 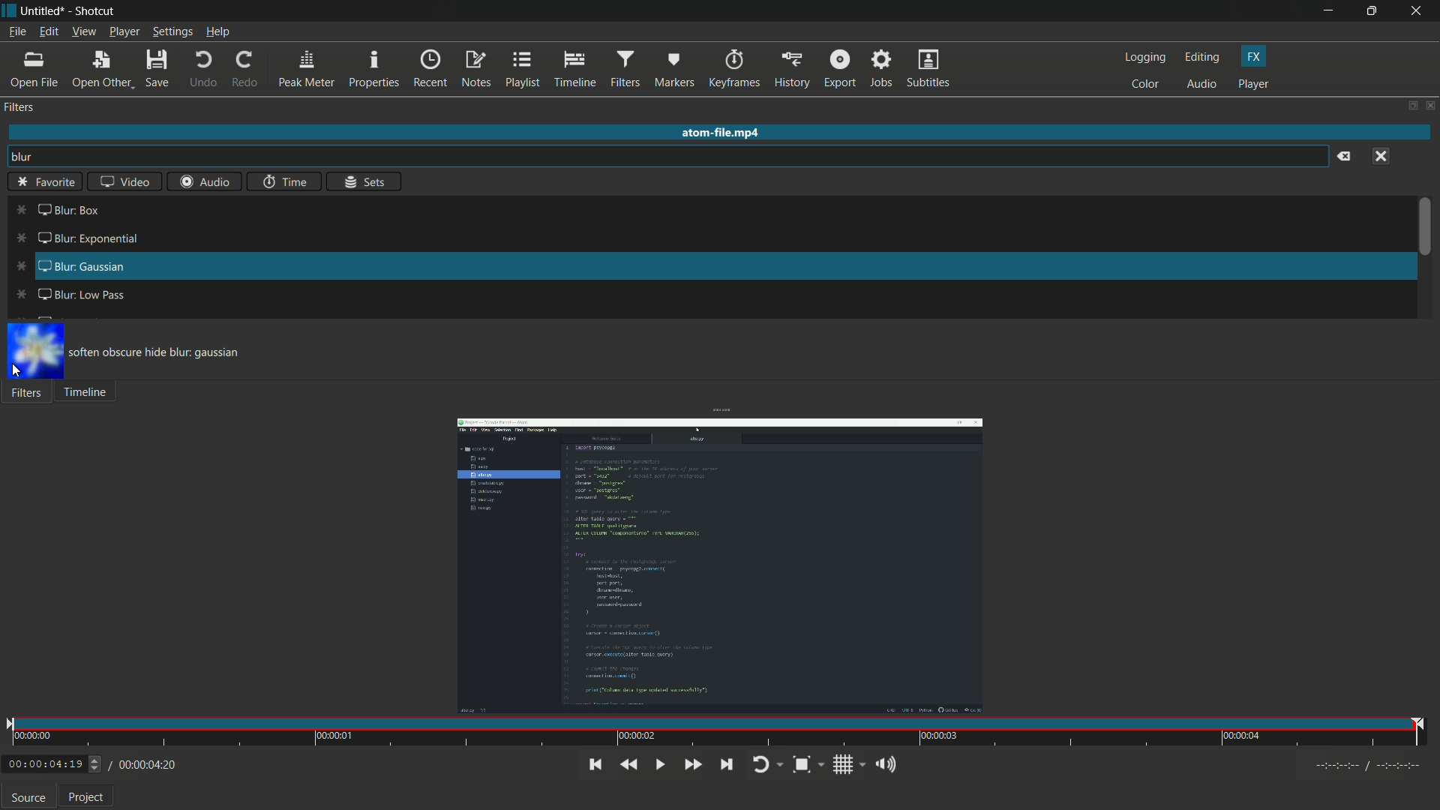 I want to click on project, so click(x=88, y=797).